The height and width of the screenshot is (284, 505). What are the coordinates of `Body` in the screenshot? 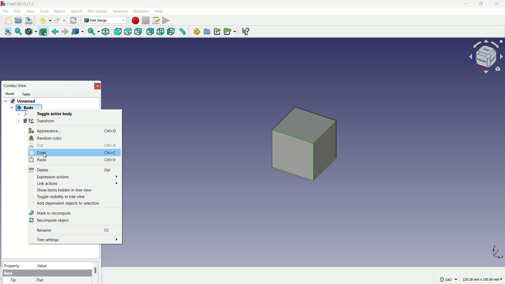 It's located at (25, 107).